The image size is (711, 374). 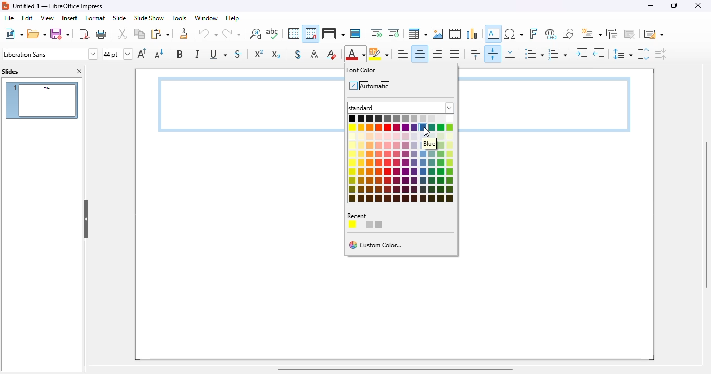 I want to click on tools, so click(x=180, y=18).